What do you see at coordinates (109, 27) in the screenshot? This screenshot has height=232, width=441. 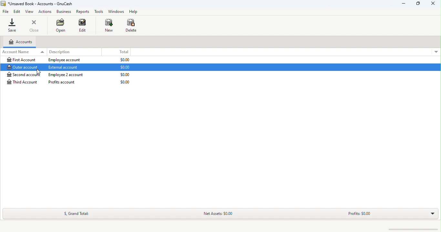 I see `New` at bounding box center [109, 27].